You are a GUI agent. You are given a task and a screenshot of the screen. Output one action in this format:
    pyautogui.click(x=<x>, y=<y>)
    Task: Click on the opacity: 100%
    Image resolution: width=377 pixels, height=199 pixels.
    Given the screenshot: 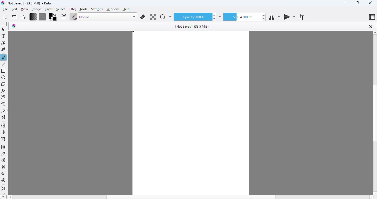 What is the action you would take?
    pyautogui.click(x=193, y=17)
    